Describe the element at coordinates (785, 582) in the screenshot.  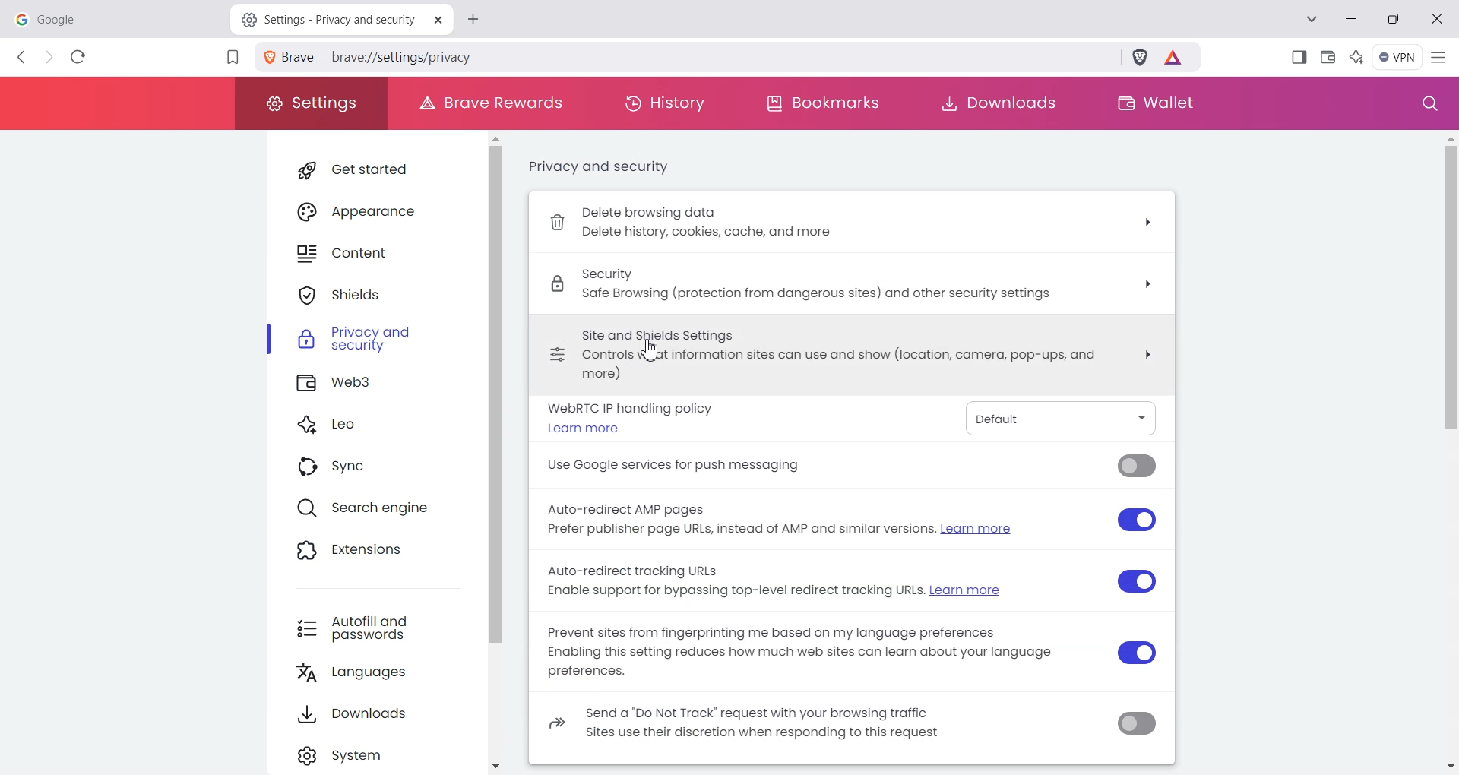
I see `Auto-redirect tracking URLs
Enable support for bypassing top-level redirect tracking URLs. Learn more` at that location.